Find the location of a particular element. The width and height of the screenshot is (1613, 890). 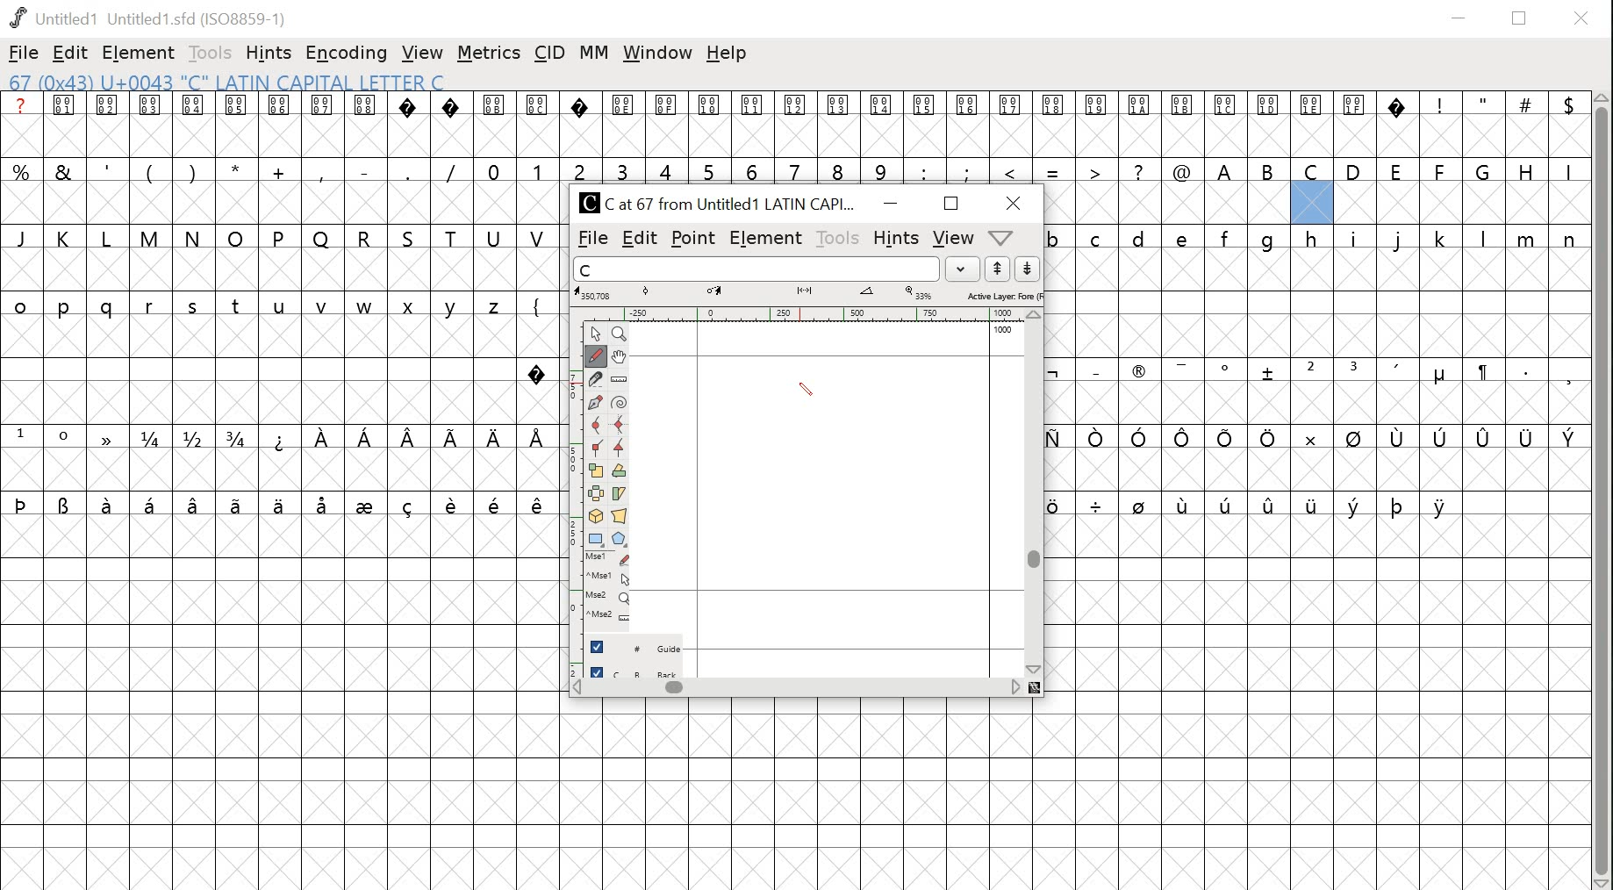

edit is located at coordinates (640, 239).